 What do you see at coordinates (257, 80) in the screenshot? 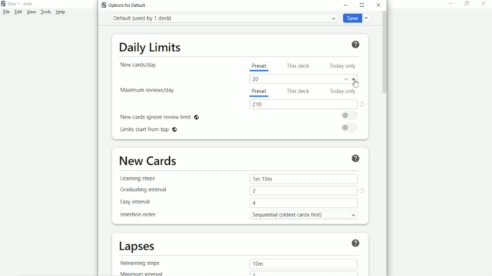
I see `20` at bounding box center [257, 80].